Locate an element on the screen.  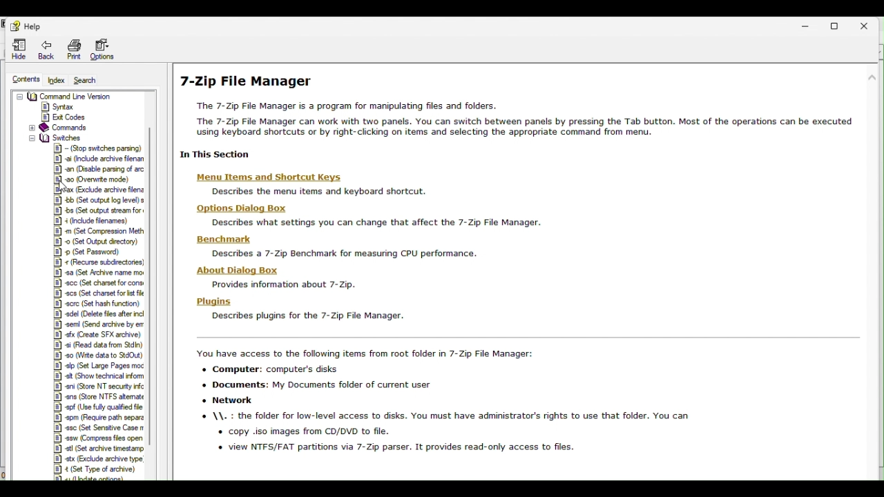
8] scrc (Set hash function) is located at coordinates (97, 304).